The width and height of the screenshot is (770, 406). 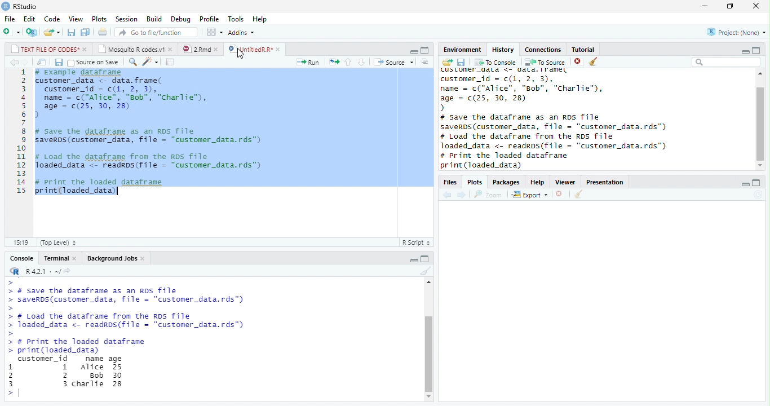 What do you see at coordinates (26, 63) in the screenshot?
I see `forward` at bounding box center [26, 63].